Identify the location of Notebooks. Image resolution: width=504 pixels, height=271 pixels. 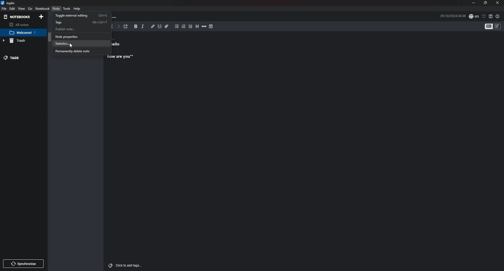
(17, 17).